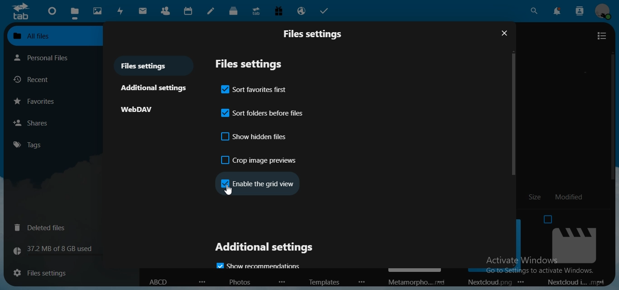 Image resolution: width=619 pixels, height=290 pixels. I want to click on manage profile, so click(603, 12).